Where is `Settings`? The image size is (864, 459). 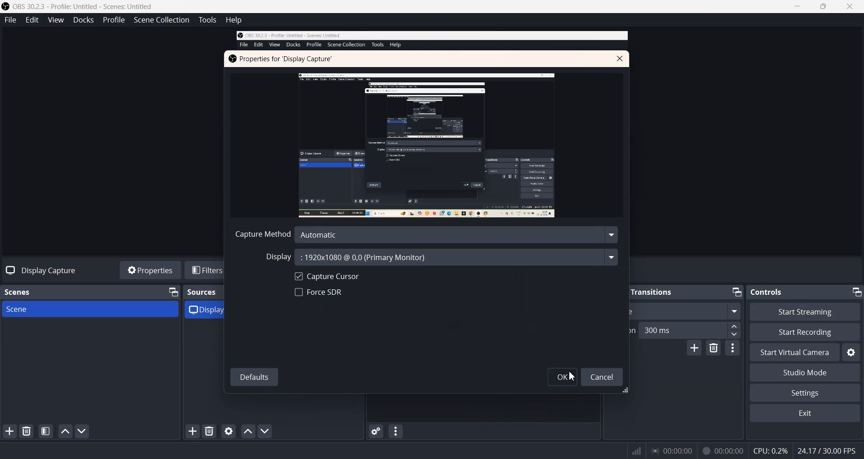
Settings is located at coordinates (851, 352).